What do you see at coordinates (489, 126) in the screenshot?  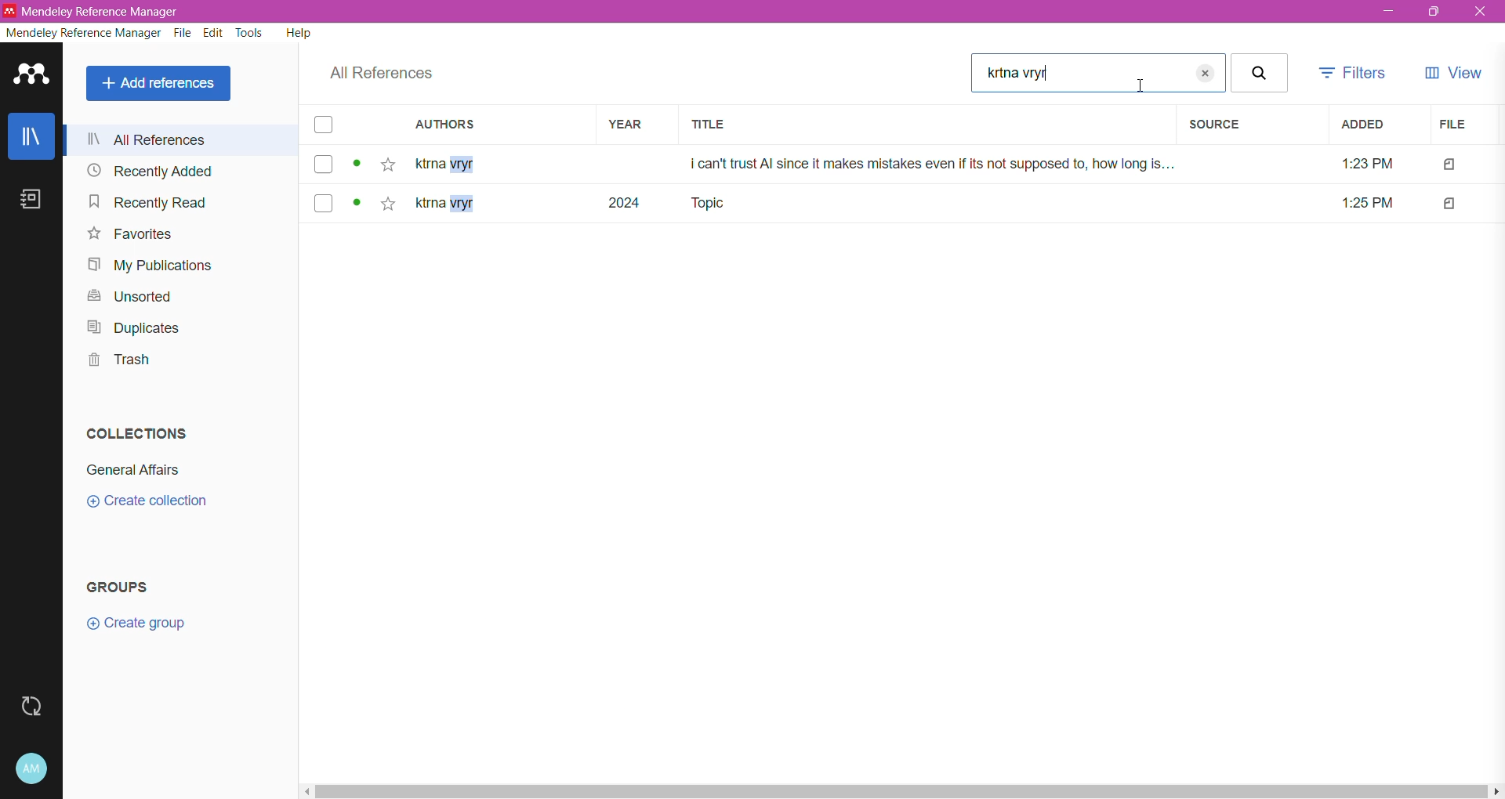 I see `Authors` at bounding box center [489, 126].